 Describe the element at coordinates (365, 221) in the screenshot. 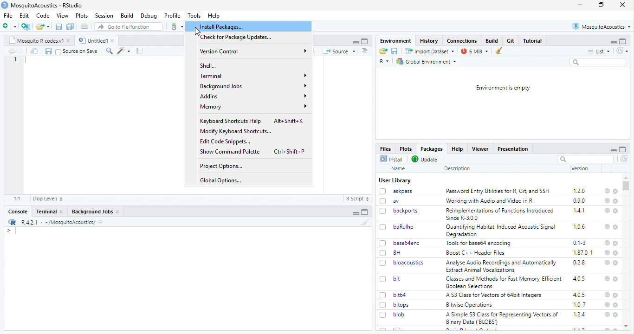

I see `clean` at that location.